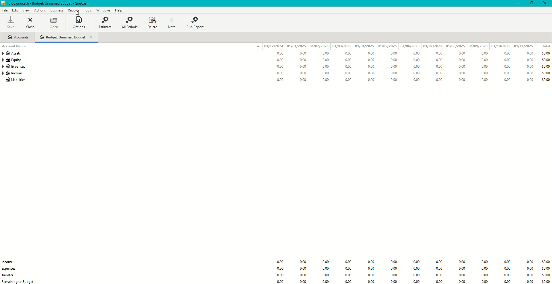 This screenshot has width=552, height=284. Describe the element at coordinates (282, 262) in the screenshot. I see `0.00` at that location.